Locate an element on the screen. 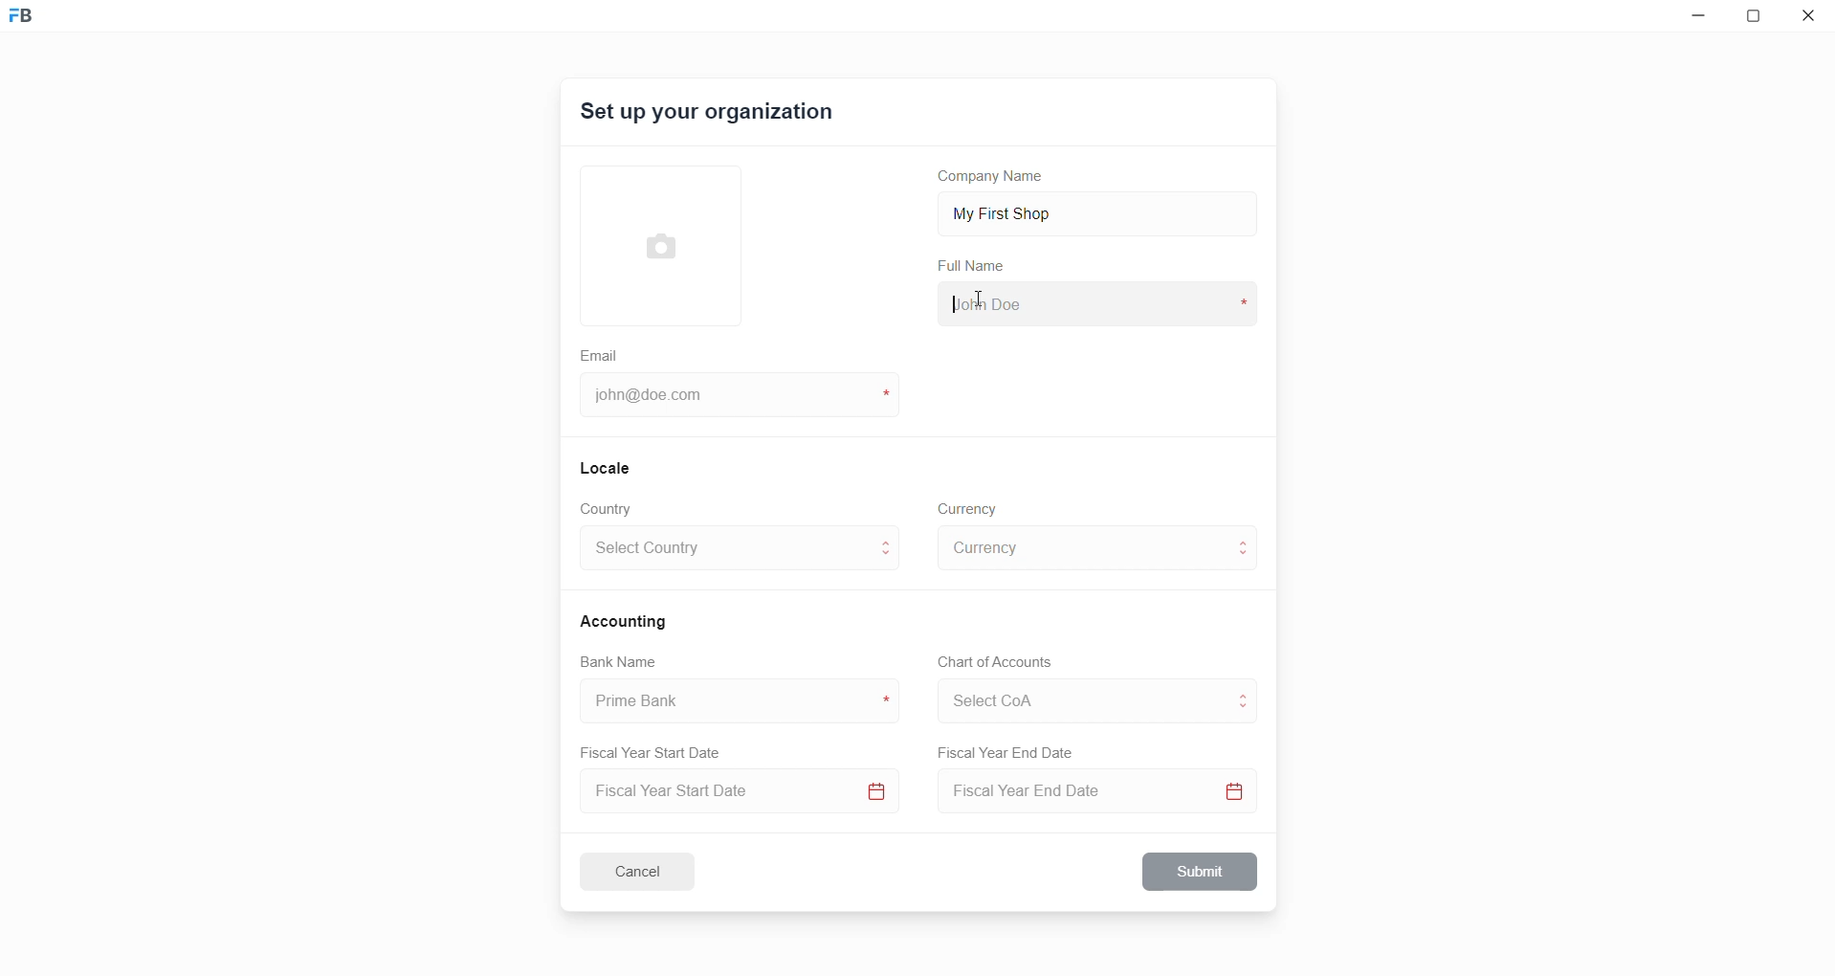 Image resolution: width=1835 pixels, height=976 pixels. Select Fiscal Year End Date is located at coordinates (1103, 795).